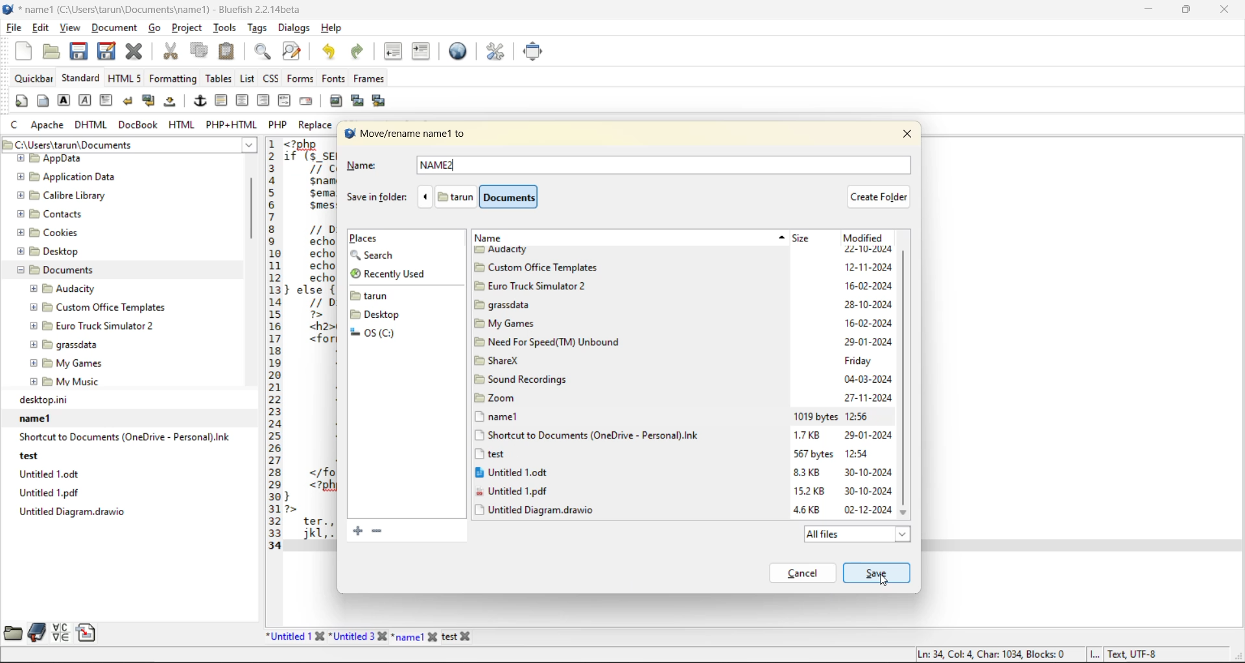 The width and height of the screenshot is (1245, 663). I want to click on maximize, so click(1187, 12).